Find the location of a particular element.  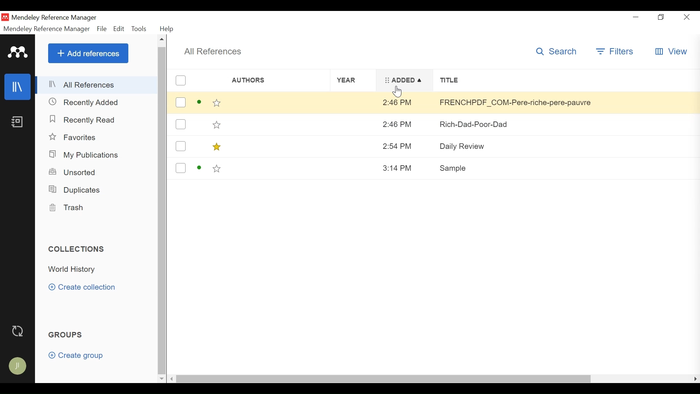

active is located at coordinates (199, 103).